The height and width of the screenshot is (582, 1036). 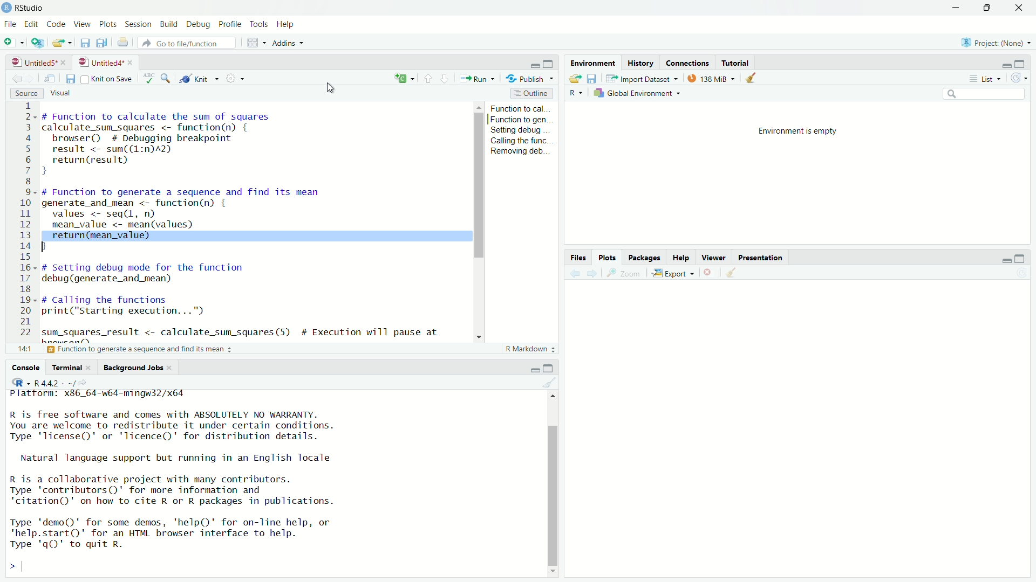 What do you see at coordinates (16, 383) in the screenshot?
I see `language select` at bounding box center [16, 383].